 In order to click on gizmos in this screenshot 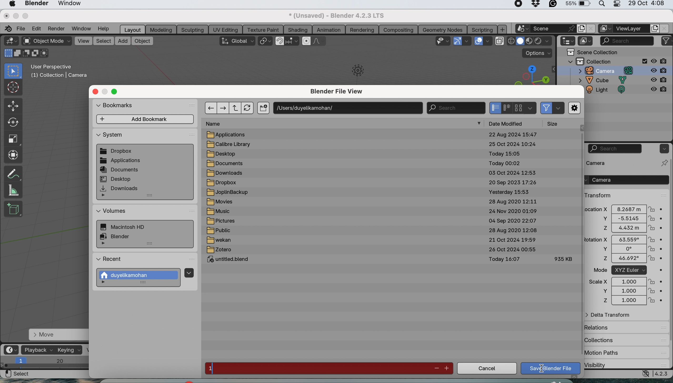, I will do `click(468, 41)`.